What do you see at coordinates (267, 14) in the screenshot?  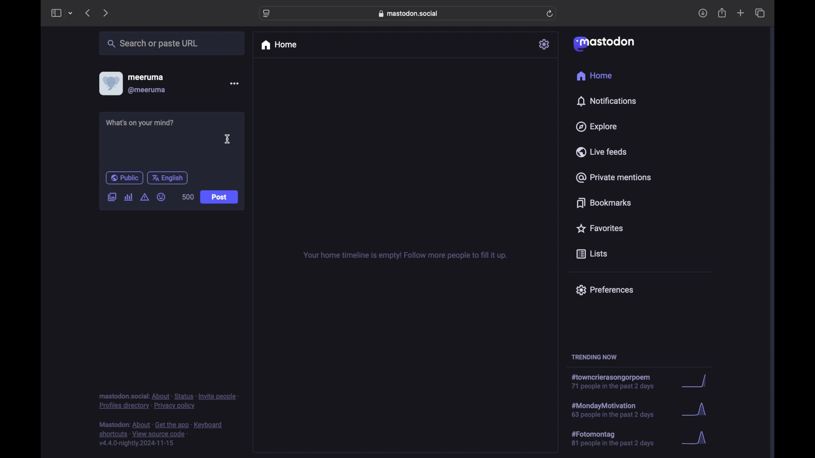 I see `website settings` at bounding box center [267, 14].